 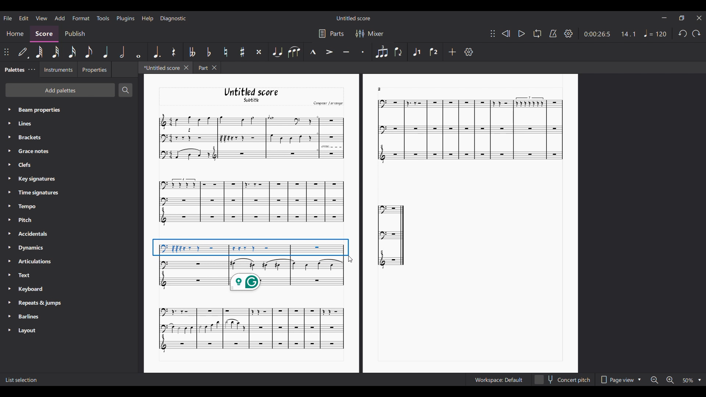 I want to click on Zoom out, so click(x=653, y=380).